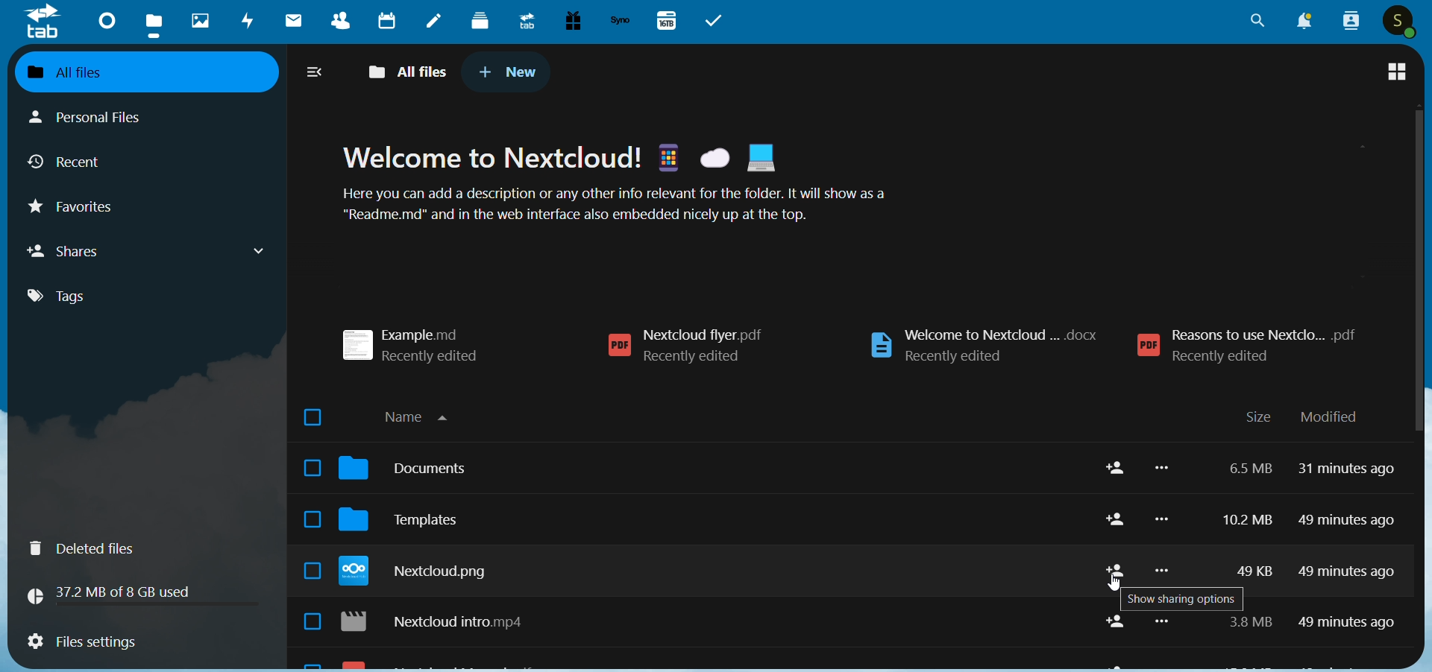 This screenshot has height=672, width=1432. Describe the element at coordinates (421, 340) in the screenshot. I see `example` at that location.